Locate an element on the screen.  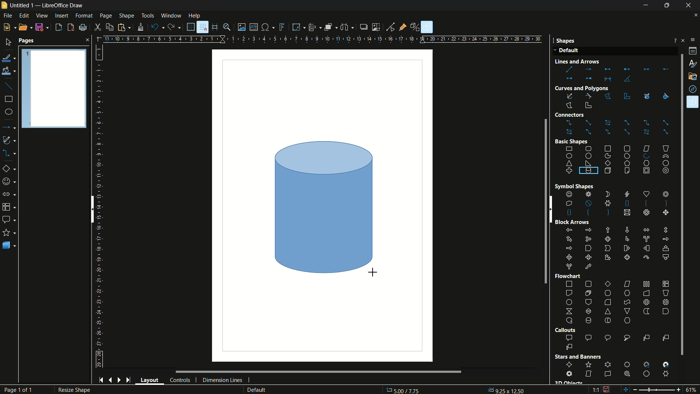
undo is located at coordinates (157, 27).